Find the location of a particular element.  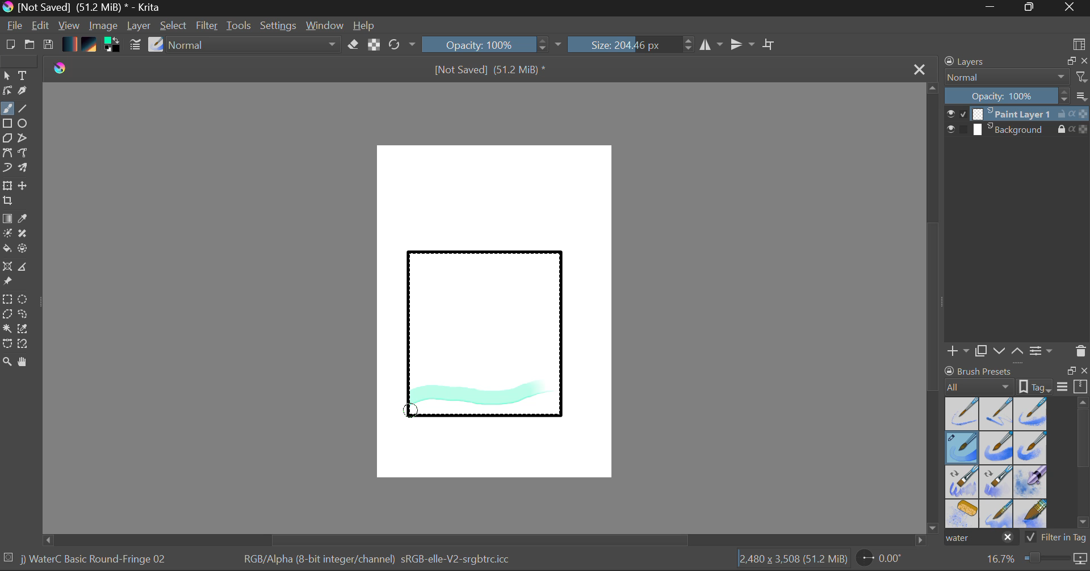

Water C - Wet is located at coordinates (997, 414).